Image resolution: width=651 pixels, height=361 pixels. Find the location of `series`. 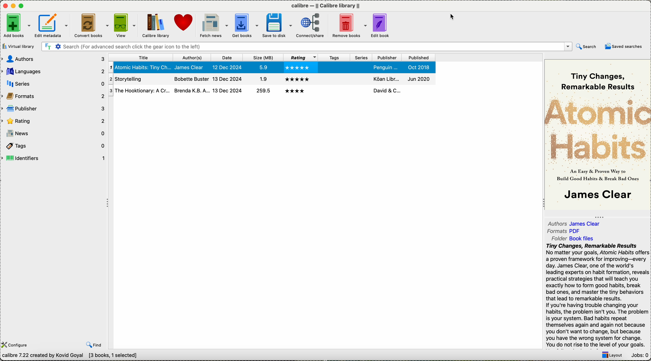

series is located at coordinates (54, 84).